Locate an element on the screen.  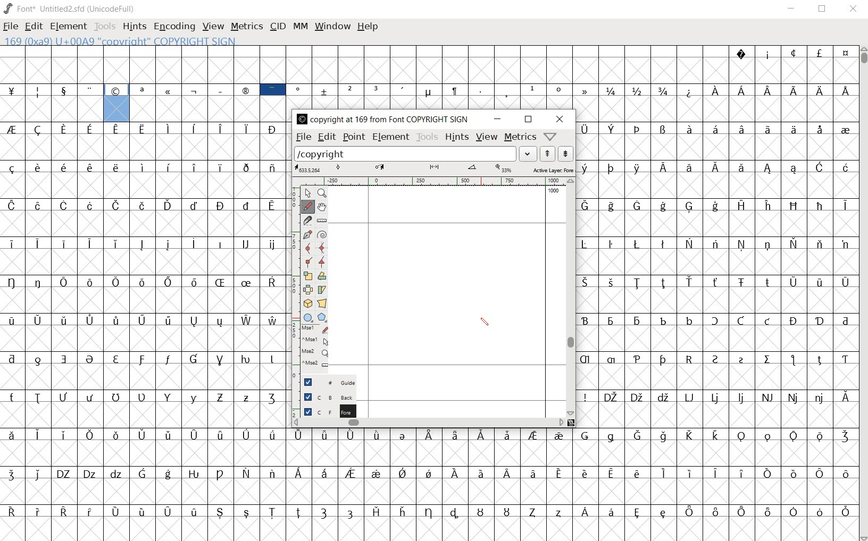
window is located at coordinates (331, 26).